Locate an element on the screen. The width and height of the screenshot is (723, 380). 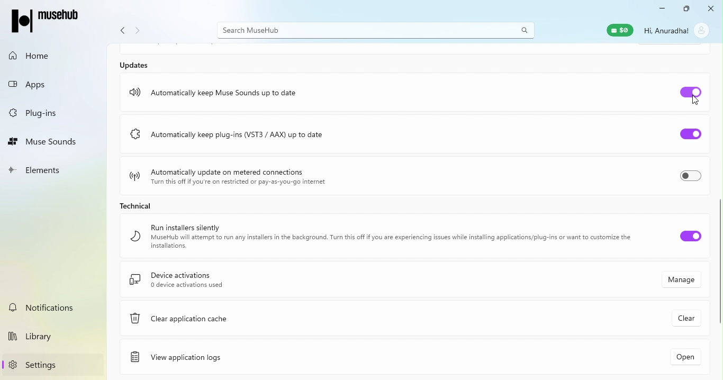
Plug-ins is located at coordinates (48, 112).